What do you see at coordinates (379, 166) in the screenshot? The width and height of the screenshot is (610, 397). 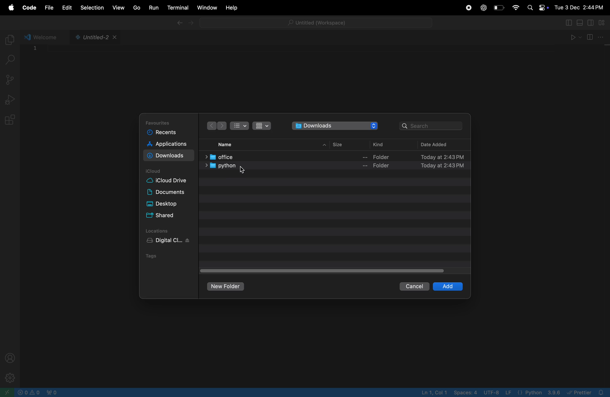 I see `folder` at bounding box center [379, 166].